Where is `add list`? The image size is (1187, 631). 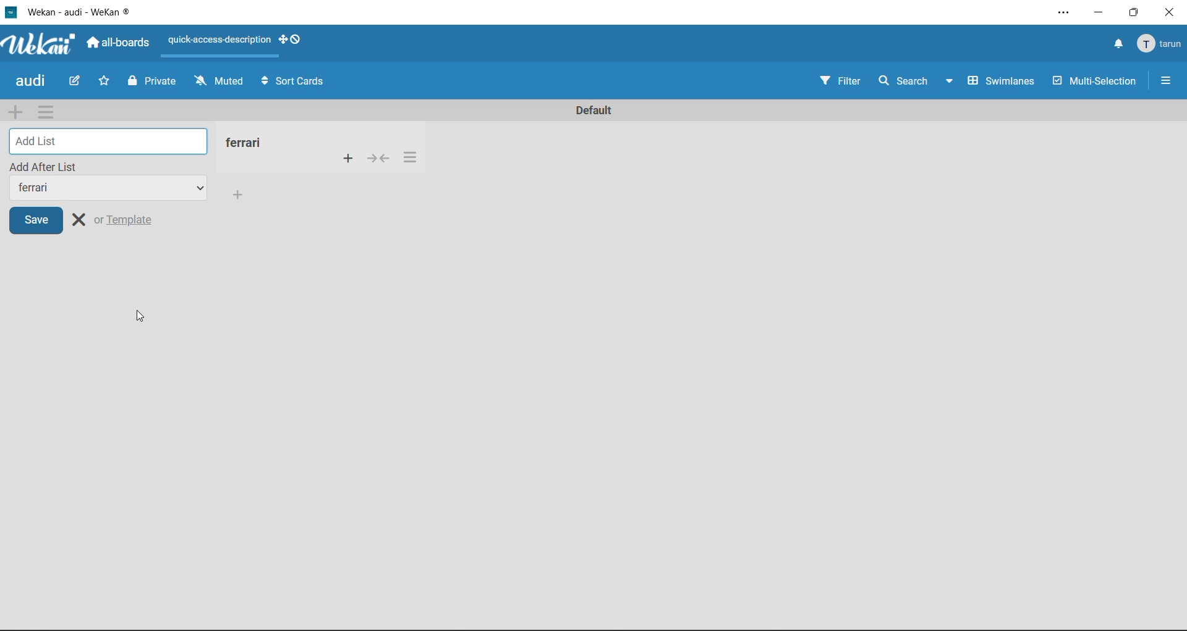
add list is located at coordinates (112, 143).